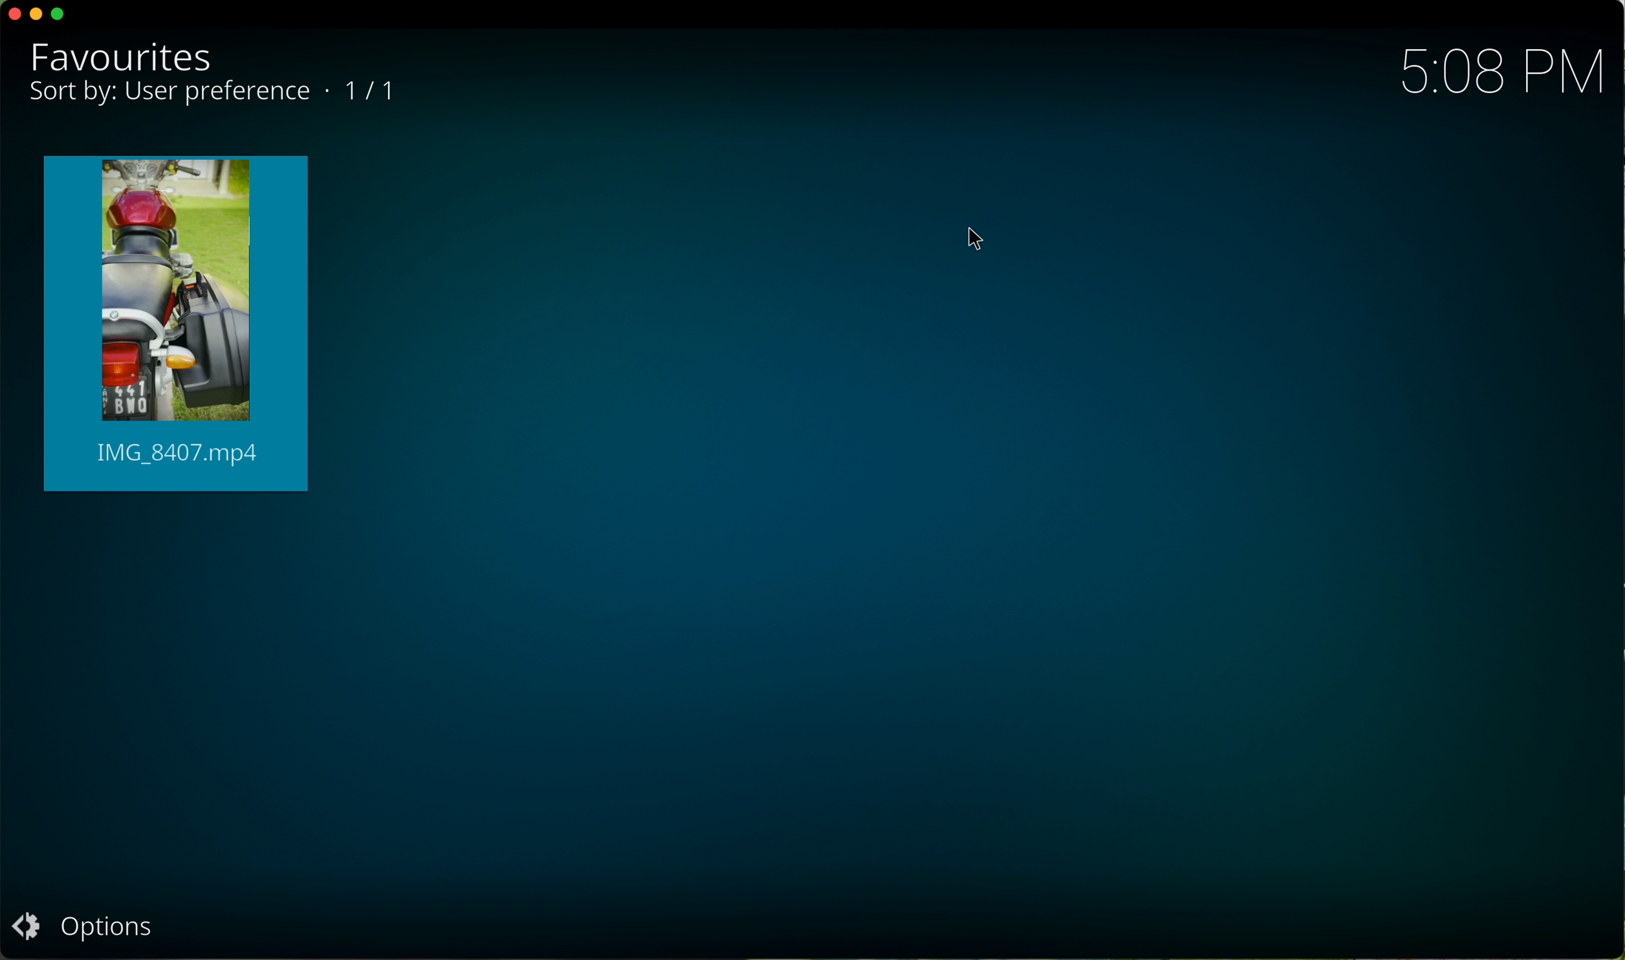 The height and width of the screenshot is (960, 1625). What do you see at coordinates (127, 58) in the screenshot?
I see `favourites` at bounding box center [127, 58].